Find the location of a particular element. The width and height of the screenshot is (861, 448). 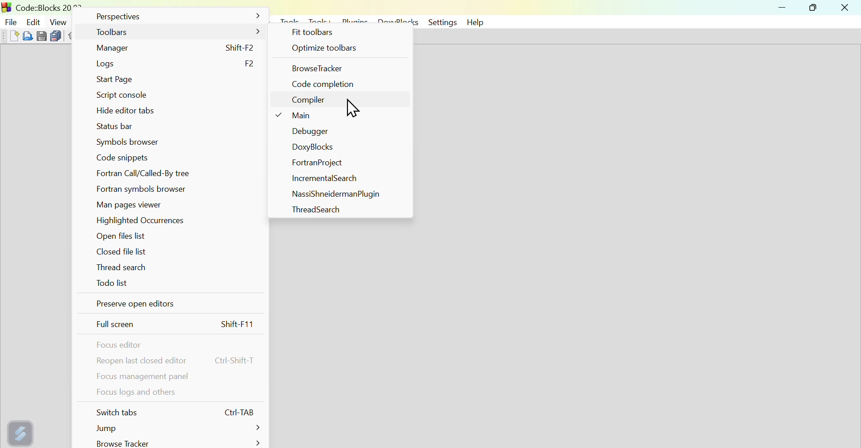

Fortran project is located at coordinates (317, 164).